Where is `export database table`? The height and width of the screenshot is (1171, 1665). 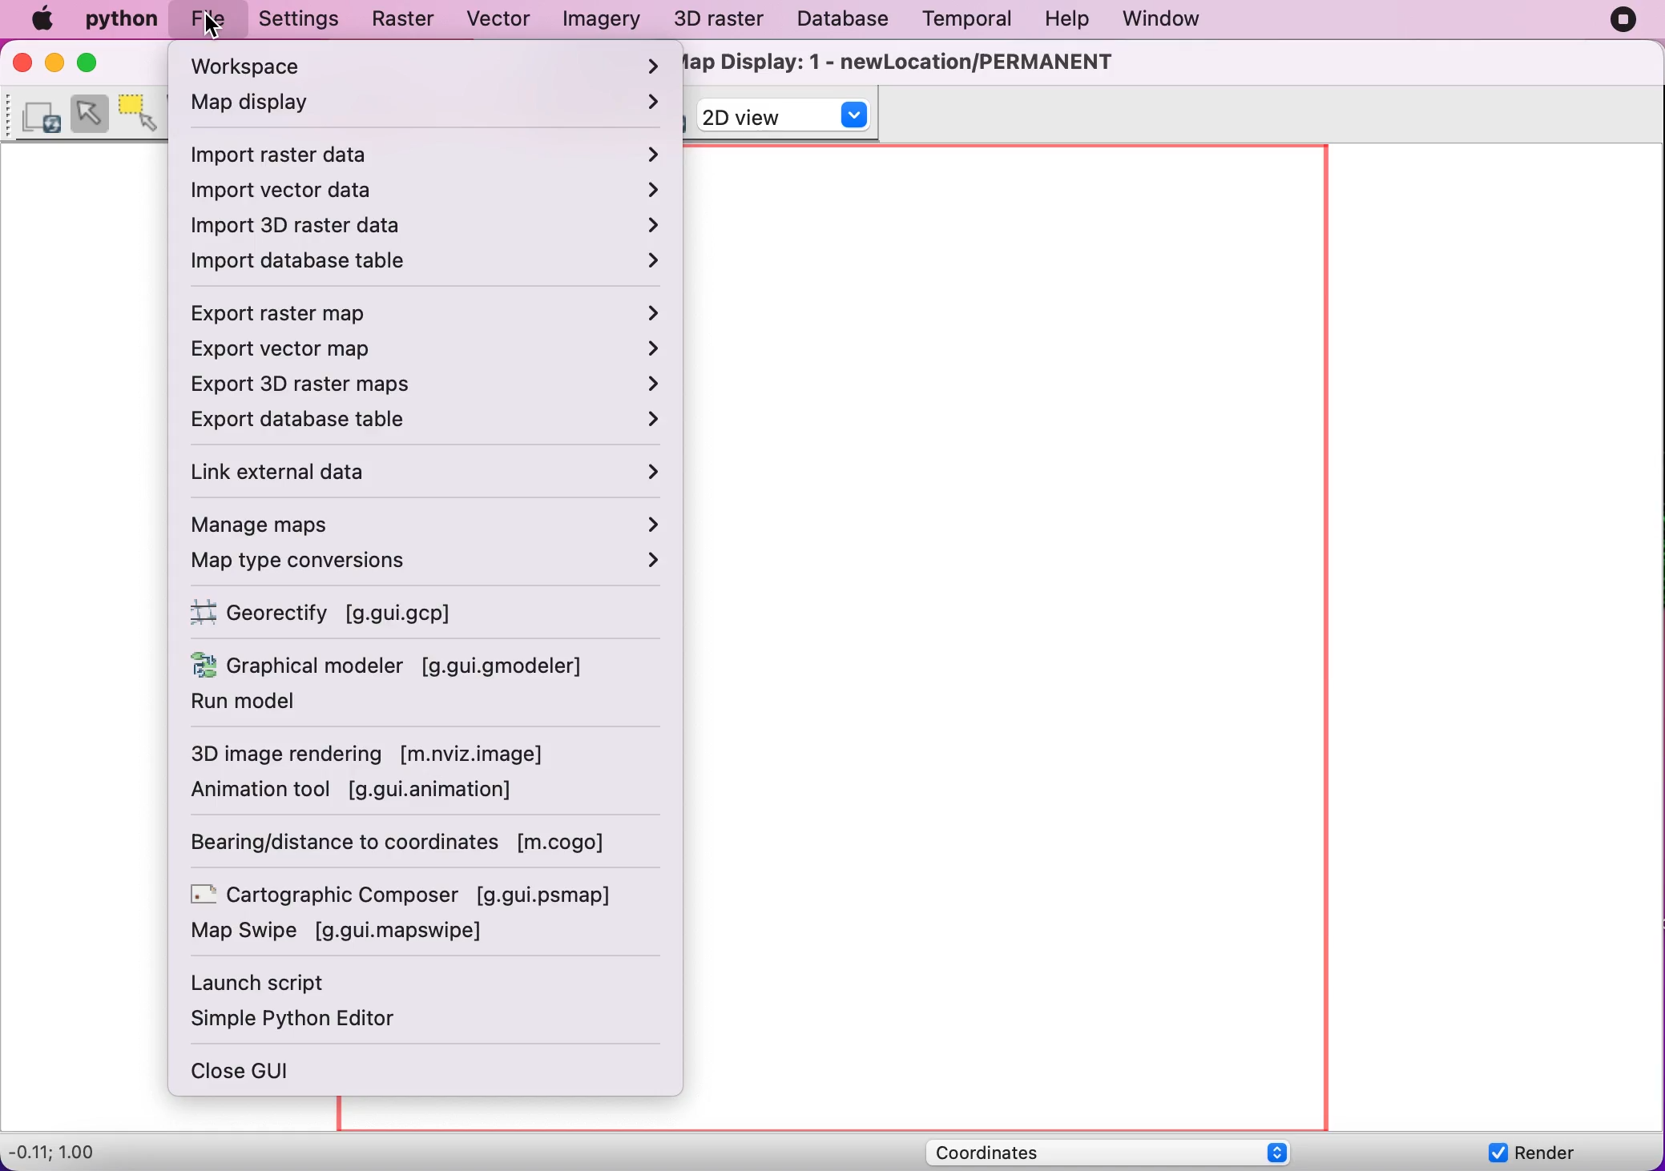 export database table is located at coordinates (428, 421).